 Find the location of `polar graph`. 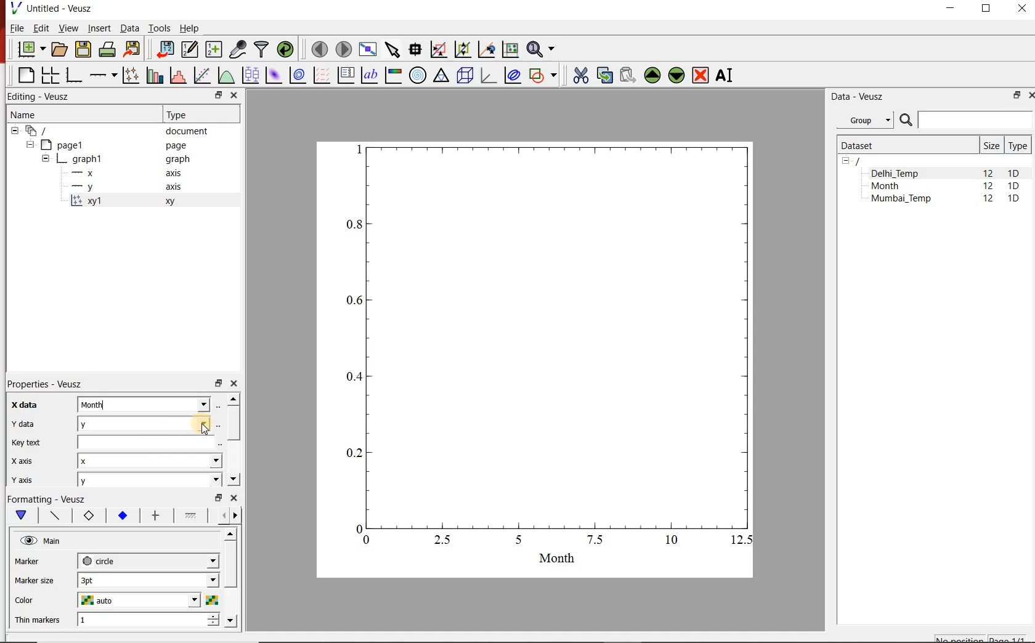

polar graph is located at coordinates (418, 76).